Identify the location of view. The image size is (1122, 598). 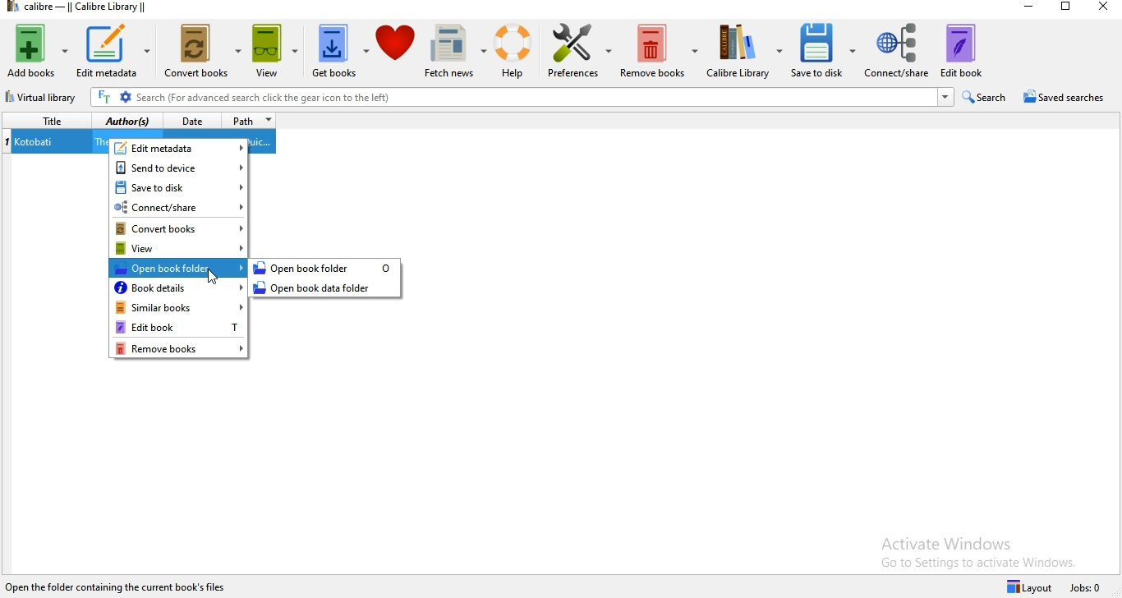
(179, 247).